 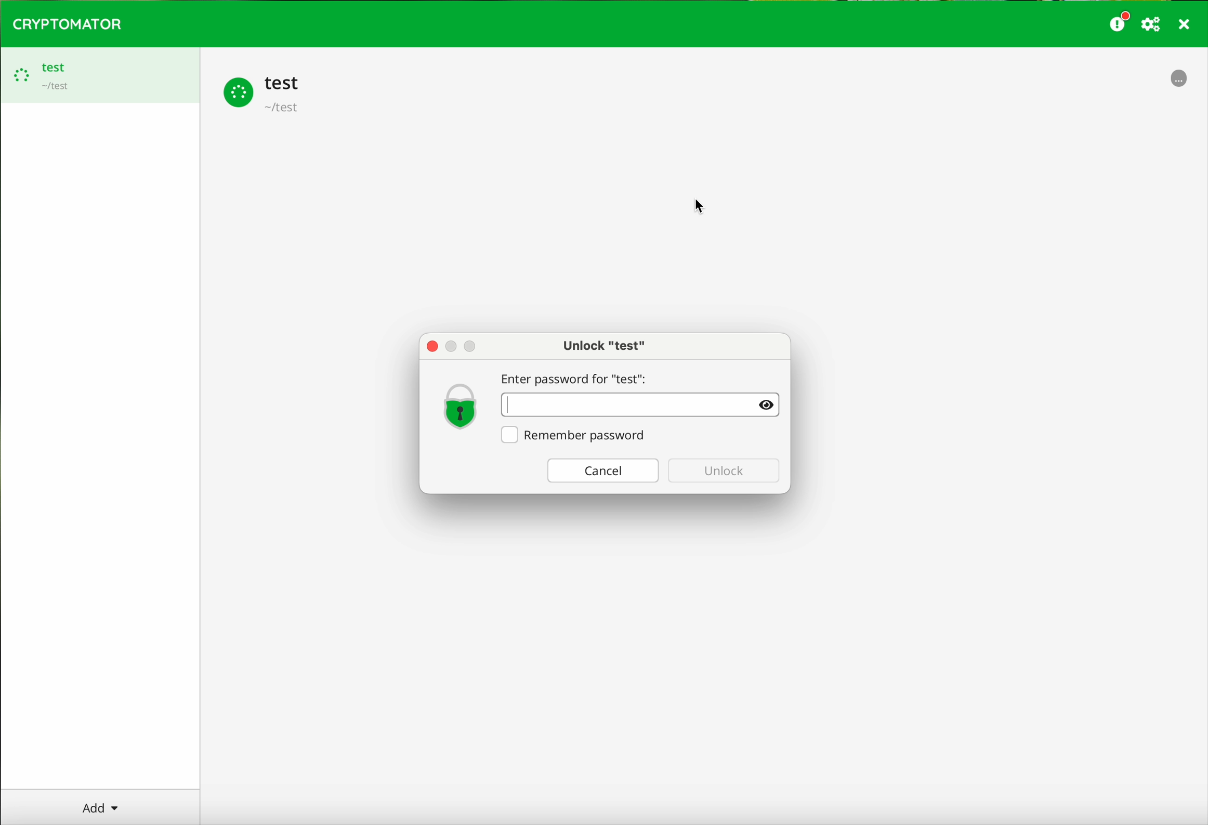 What do you see at coordinates (704, 204) in the screenshot?
I see `cursor` at bounding box center [704, 204].